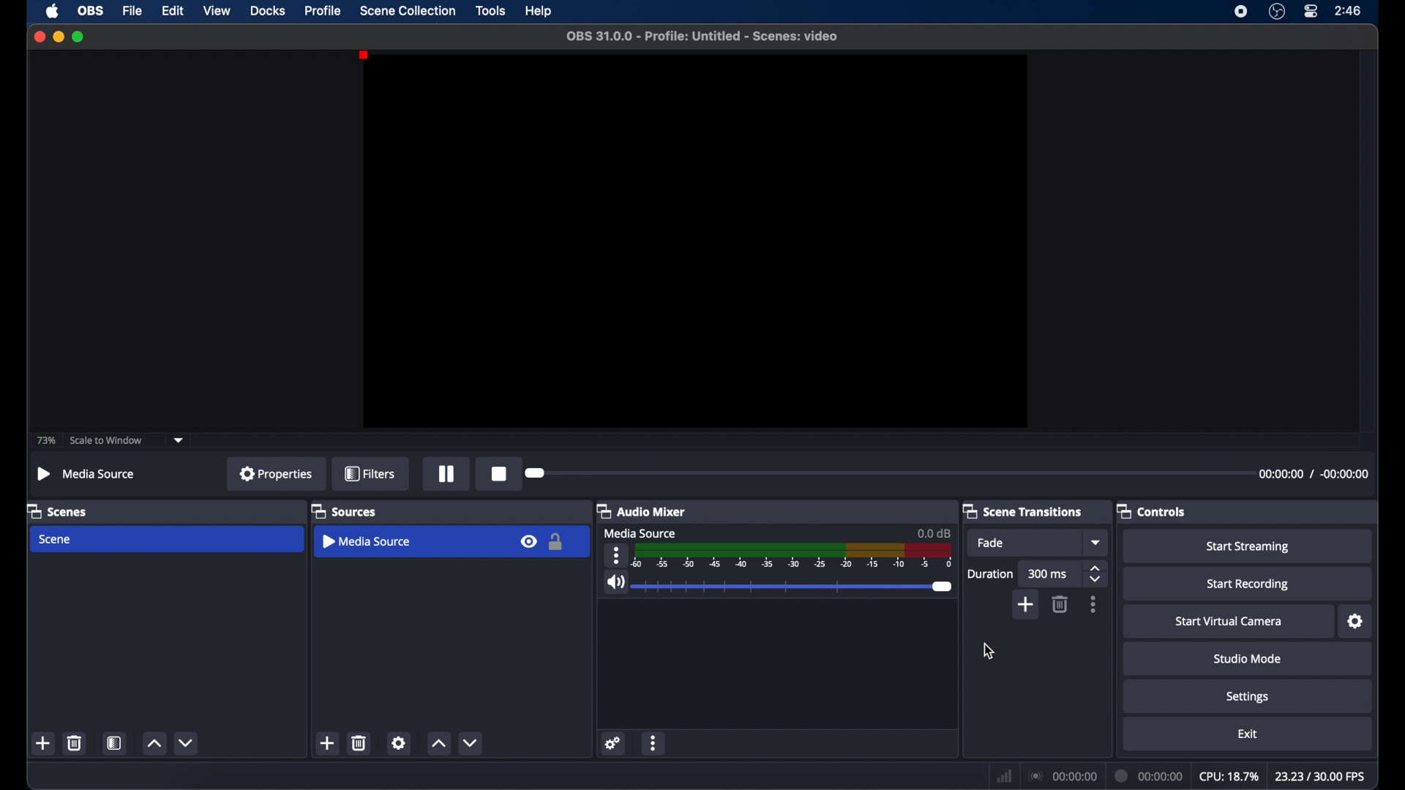 The image size is (1405, 790). What do you see at coordinates (653, 744) in the screenshot?
I see `moreoptions` at bounding box center [653, 744].